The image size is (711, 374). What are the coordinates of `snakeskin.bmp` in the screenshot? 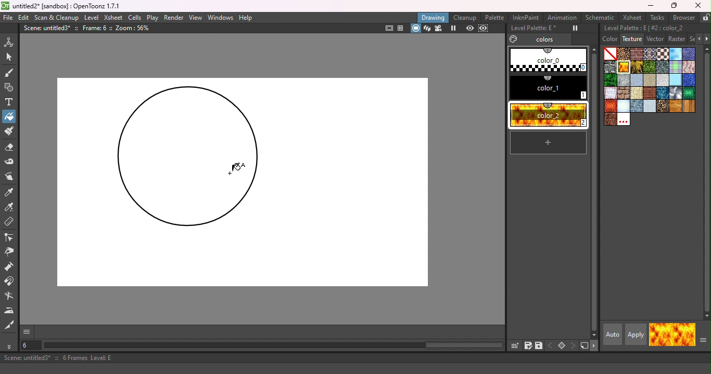 It's located at (689, 93).